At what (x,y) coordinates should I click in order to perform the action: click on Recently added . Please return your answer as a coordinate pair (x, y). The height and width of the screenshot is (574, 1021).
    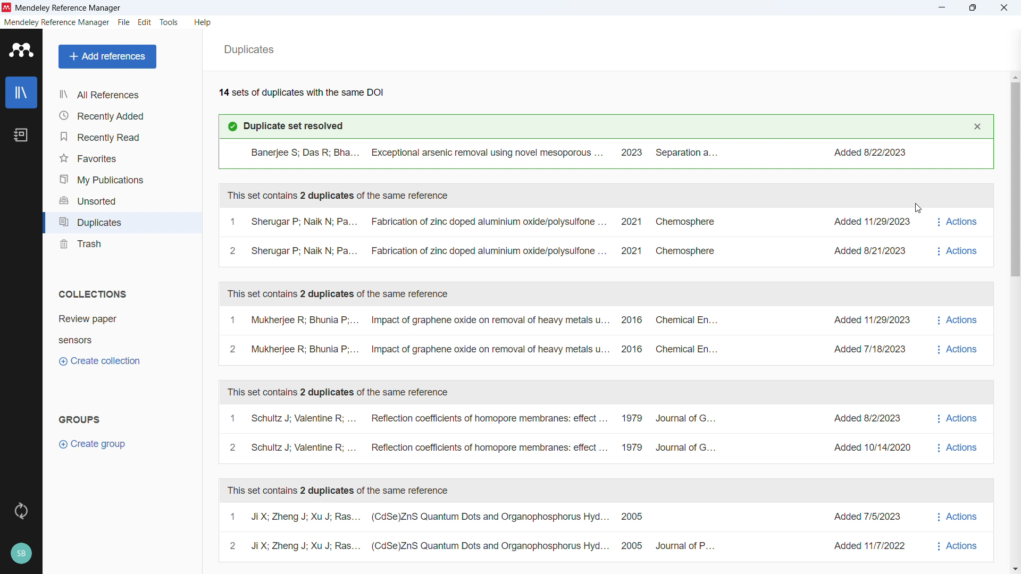
    Looking at the image, I should click on (120, 115).